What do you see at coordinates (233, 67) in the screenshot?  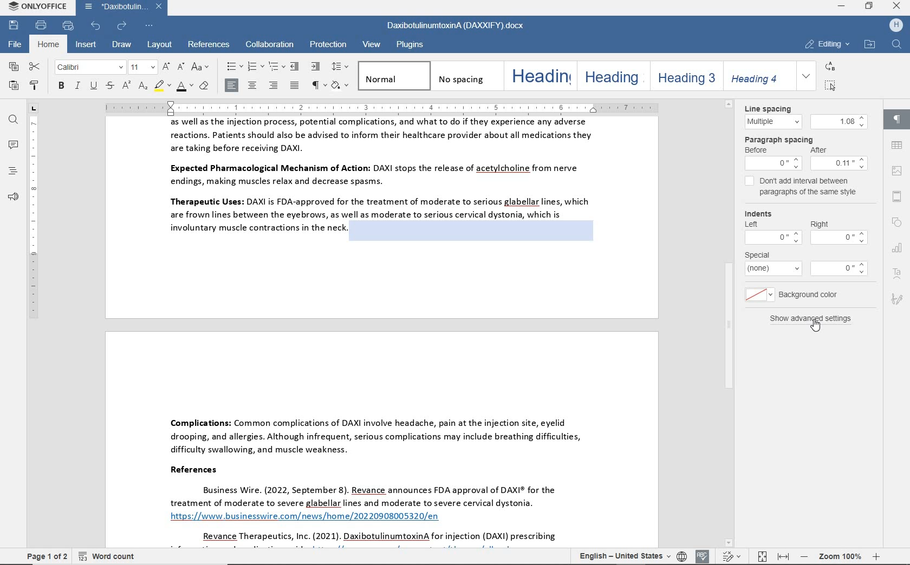 I see `bullets` at bounding box center [233, 67].